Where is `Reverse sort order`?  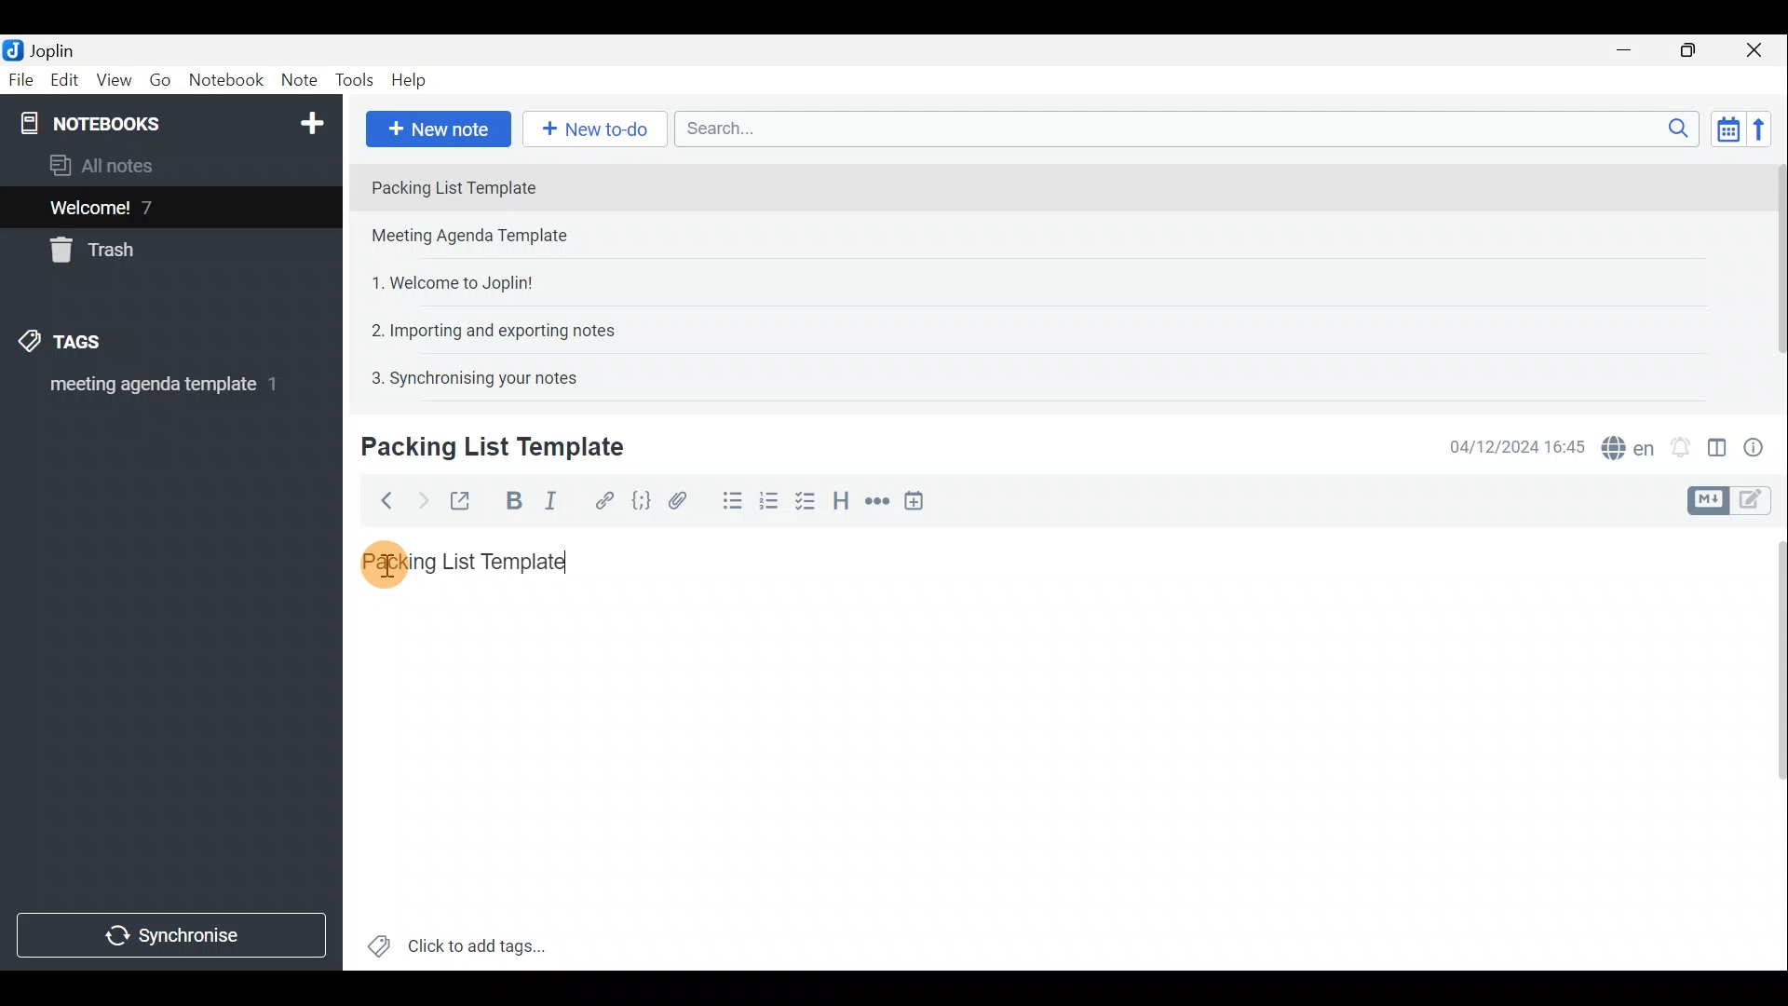 Reverse sort order is located at coordinates (1766, 128).